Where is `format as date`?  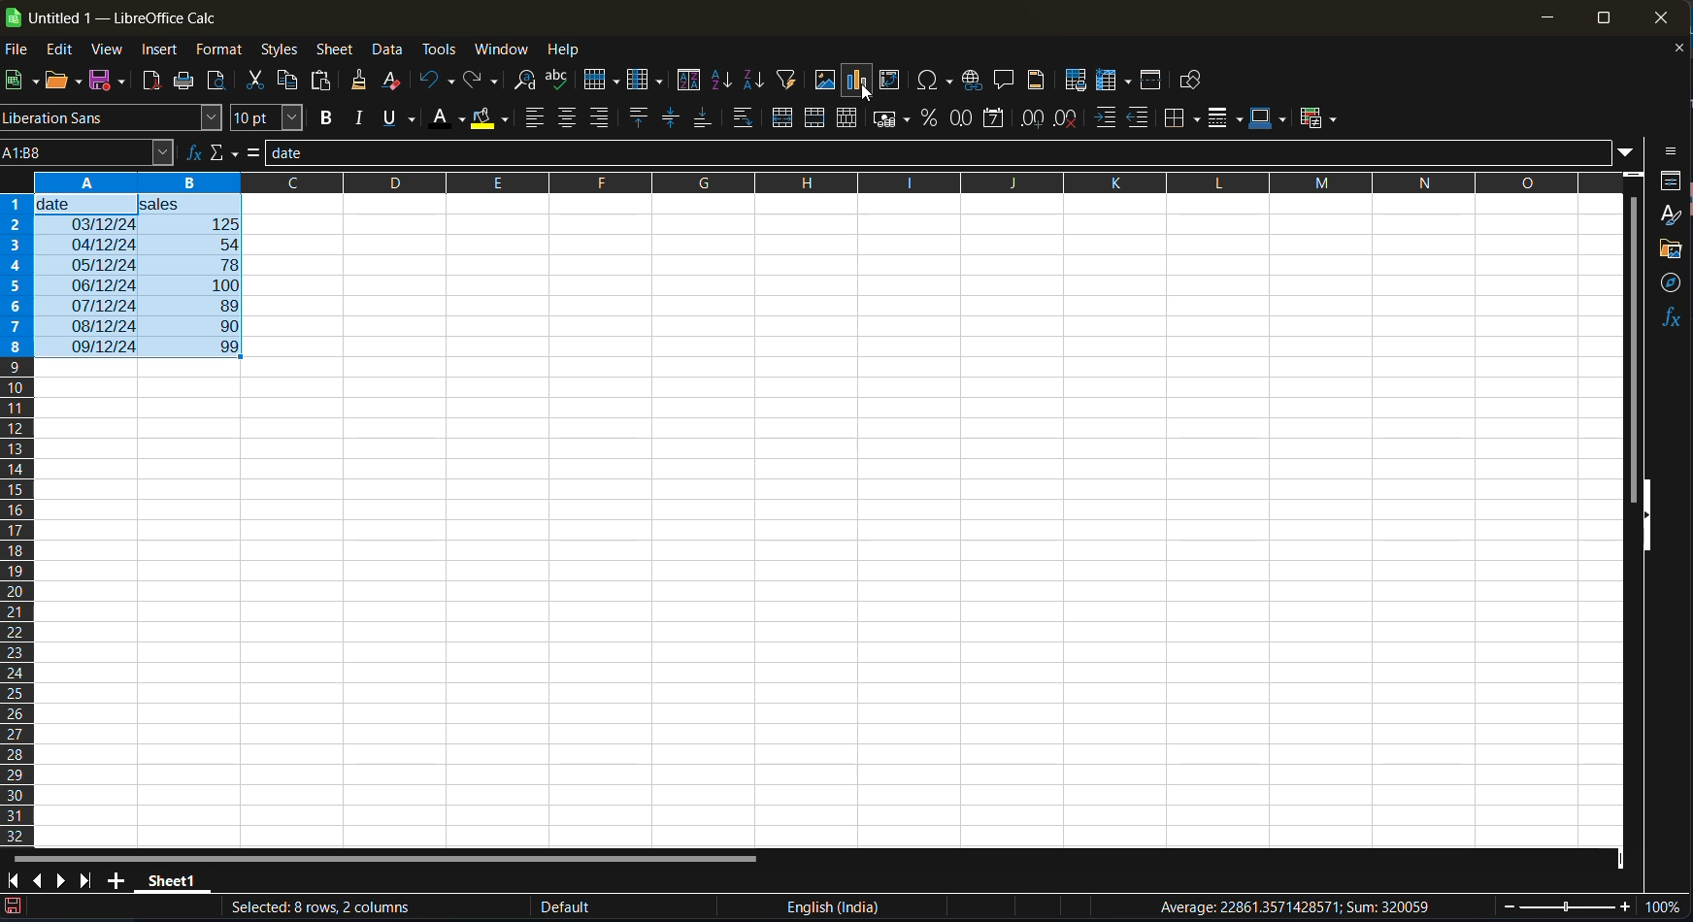
format as date is located at coordinates (999, 119).